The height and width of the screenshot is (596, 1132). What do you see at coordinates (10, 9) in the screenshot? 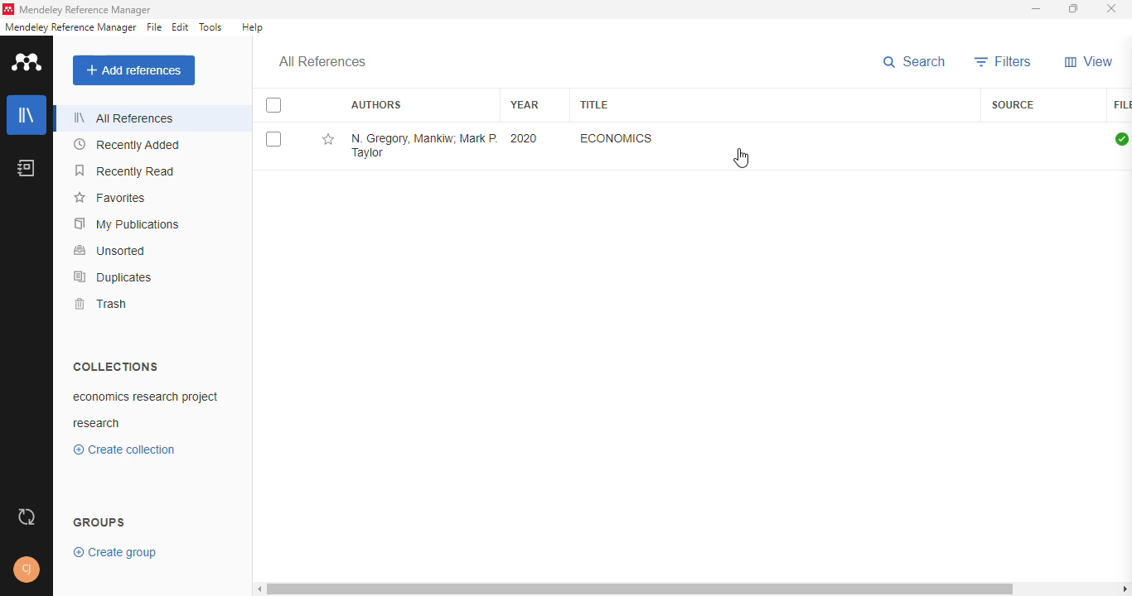
I see `logo` at bounding box center [10, 9].